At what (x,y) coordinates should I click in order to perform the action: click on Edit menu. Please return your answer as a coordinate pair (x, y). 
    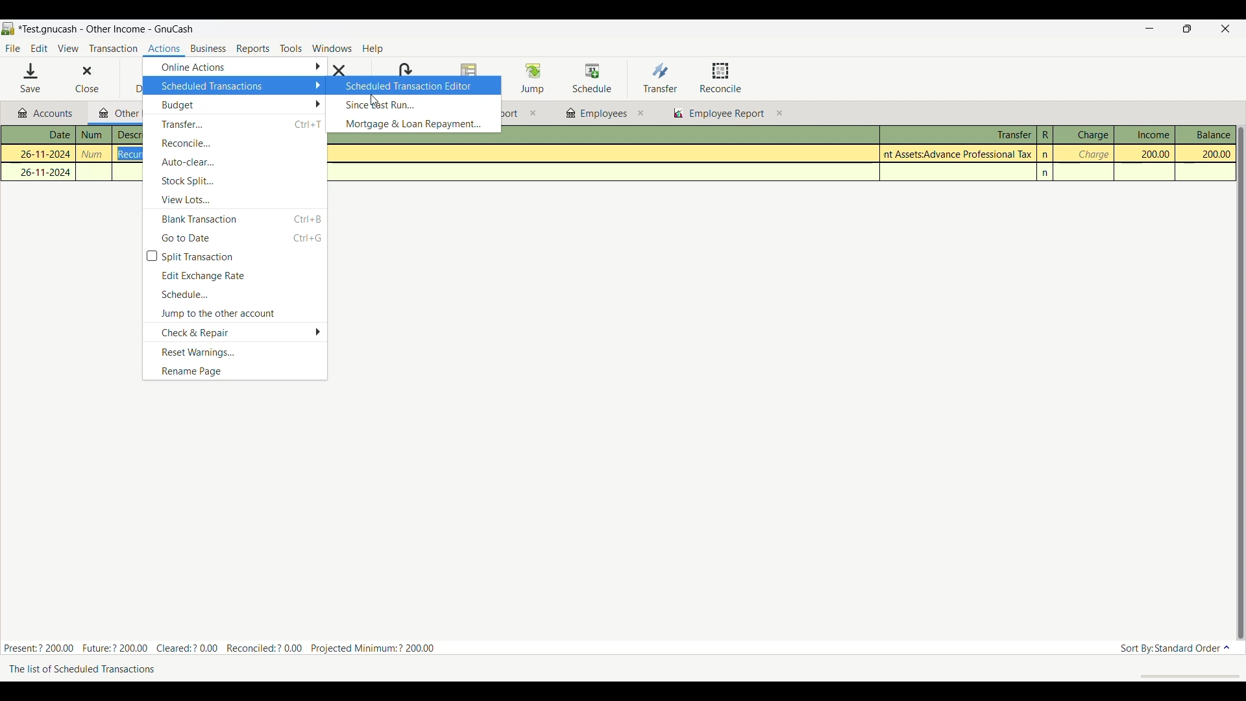
    Looking at the image, I should click on (39, 49).